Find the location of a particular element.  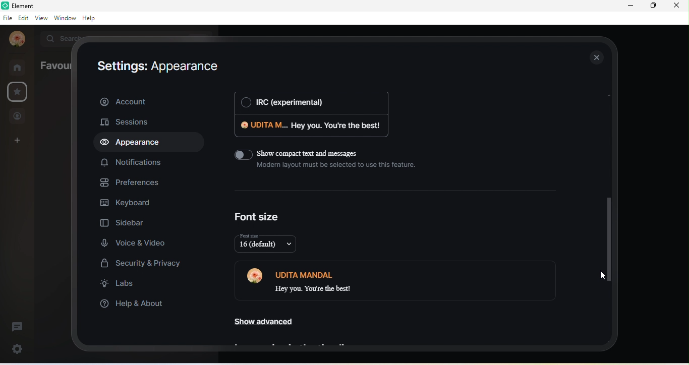

help is located at coordinates (90, 18).